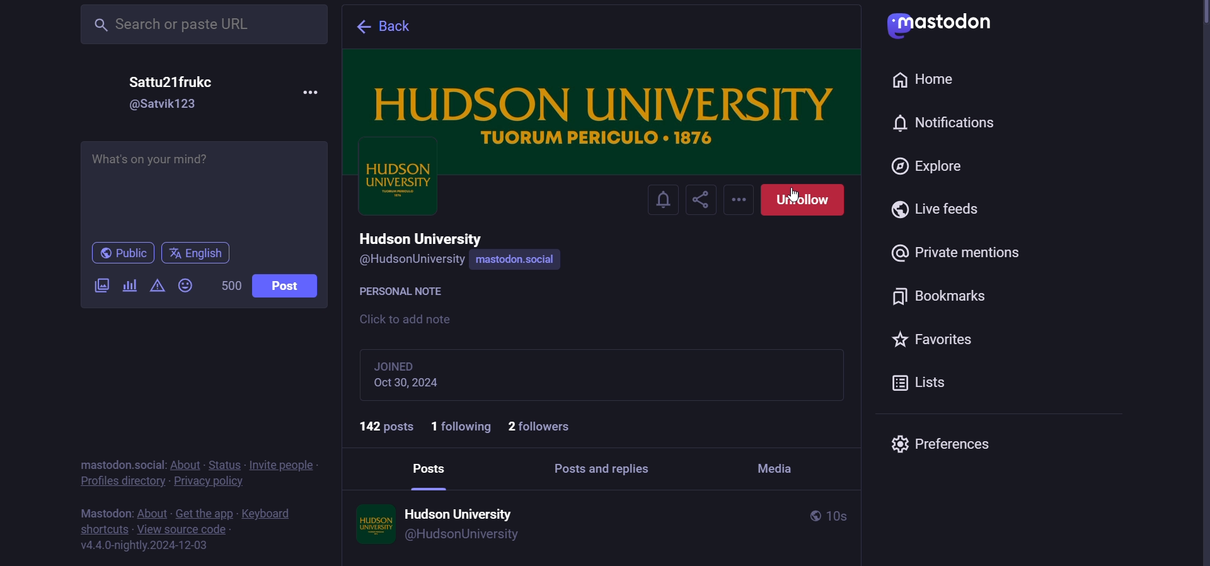 This screenshot has height=566, width=1210. What do you see at coordinates (101, 287) in the screenshot?
I see `images/videos` at bounding box center [101, 287].